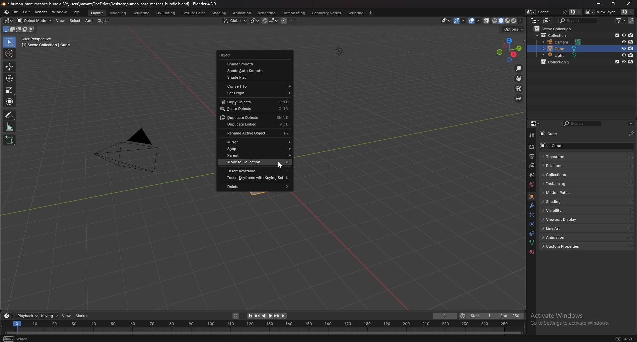 Image resolution: width=637 pixels, height=342 pixels. I want to click on line art, so click(564, 229).